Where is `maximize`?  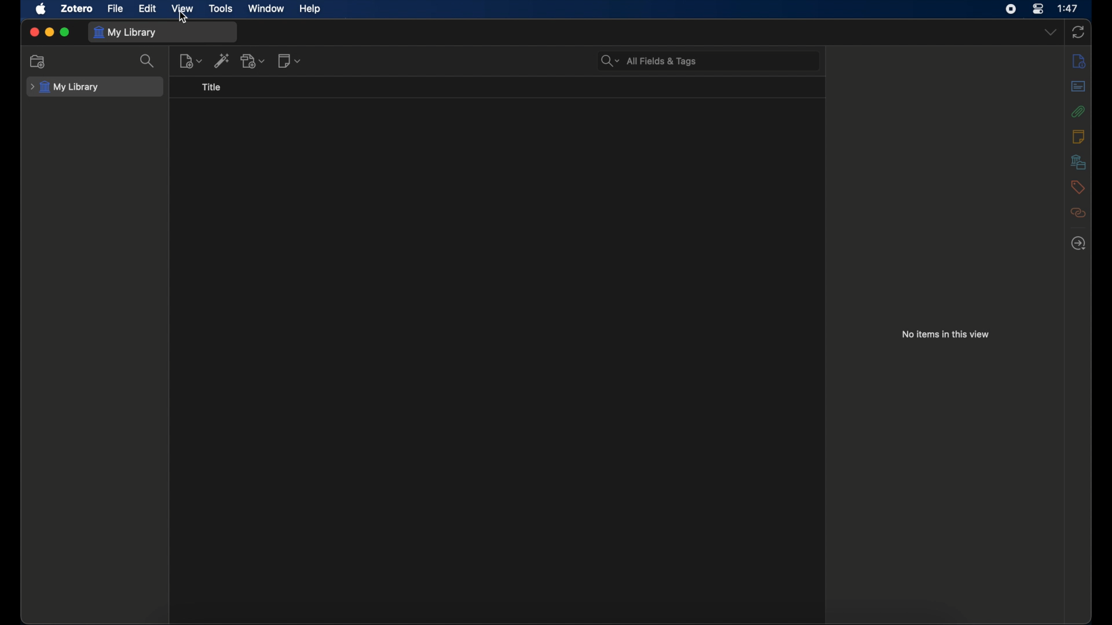
maximize is located at coordinates (66, 32).